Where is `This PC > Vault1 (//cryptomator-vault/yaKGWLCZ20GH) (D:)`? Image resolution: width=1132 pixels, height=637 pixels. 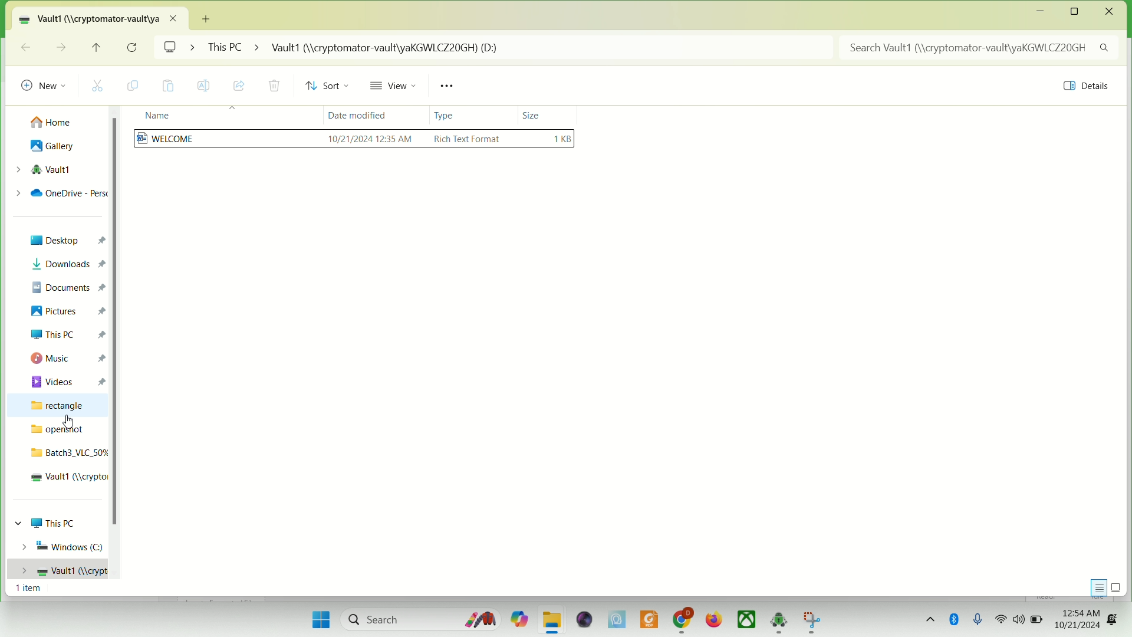 This PC > Vault1 (//cryptomator-vault/yaKGWLCZ20GH) (D:) is located at coordinates (519, 49).